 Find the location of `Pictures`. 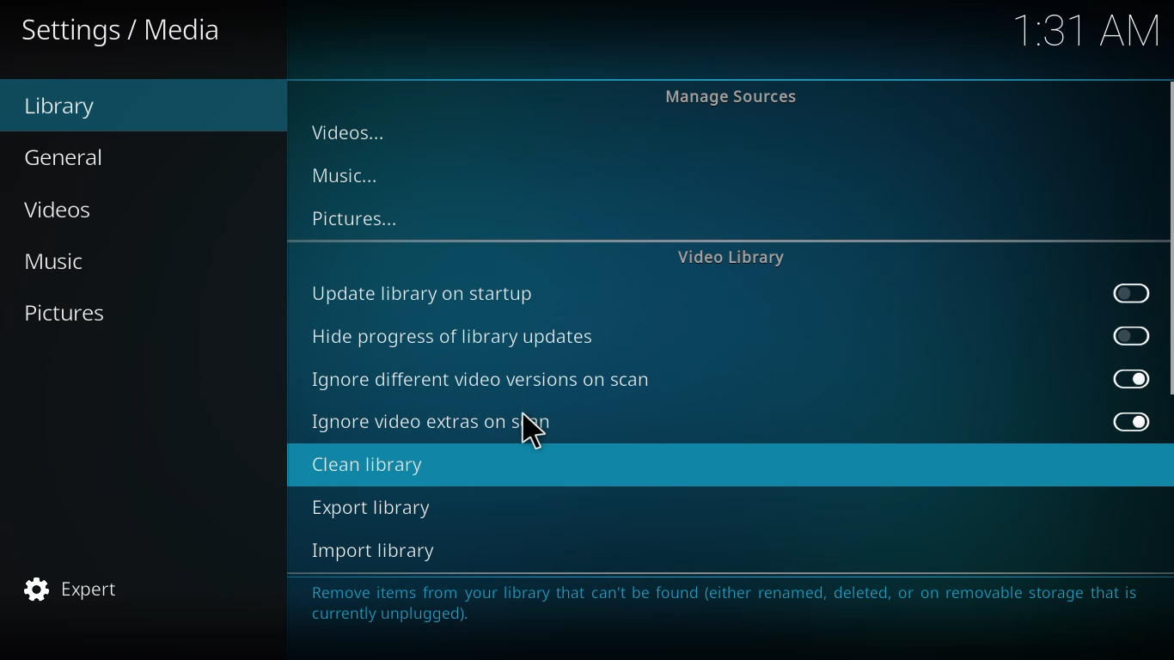

Pictures is located at coordinates (71, 318).